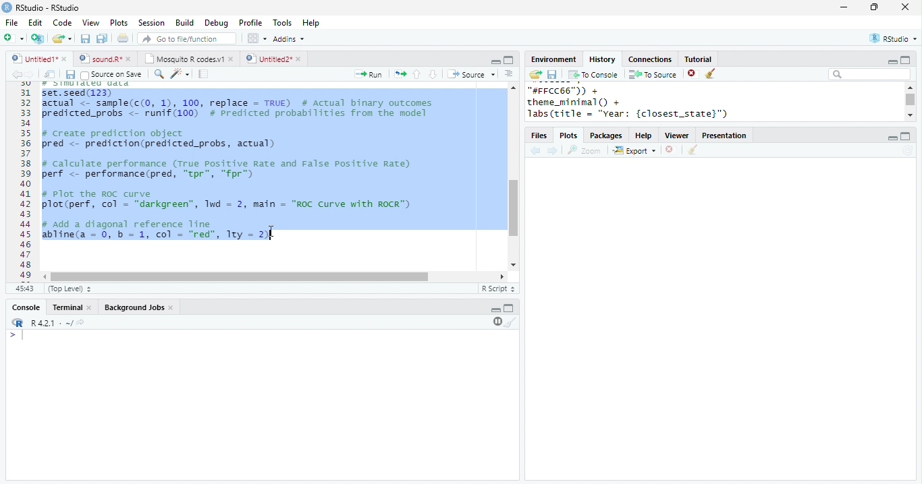 This screenshot has width=922, height=484. Describe the element at coordinates (540, 136) in the screenshot. I see `files` at that location.